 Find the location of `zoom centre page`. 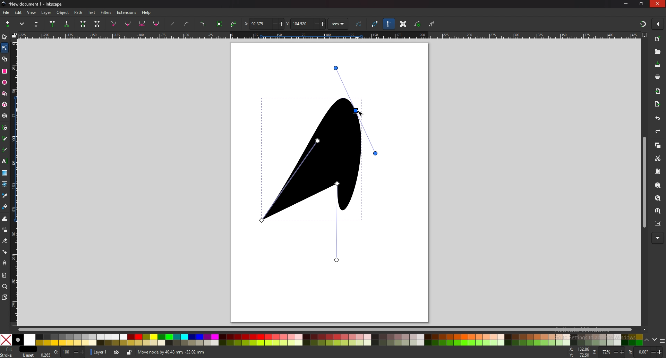

zoom centre page is located at coordinates (658, 224).